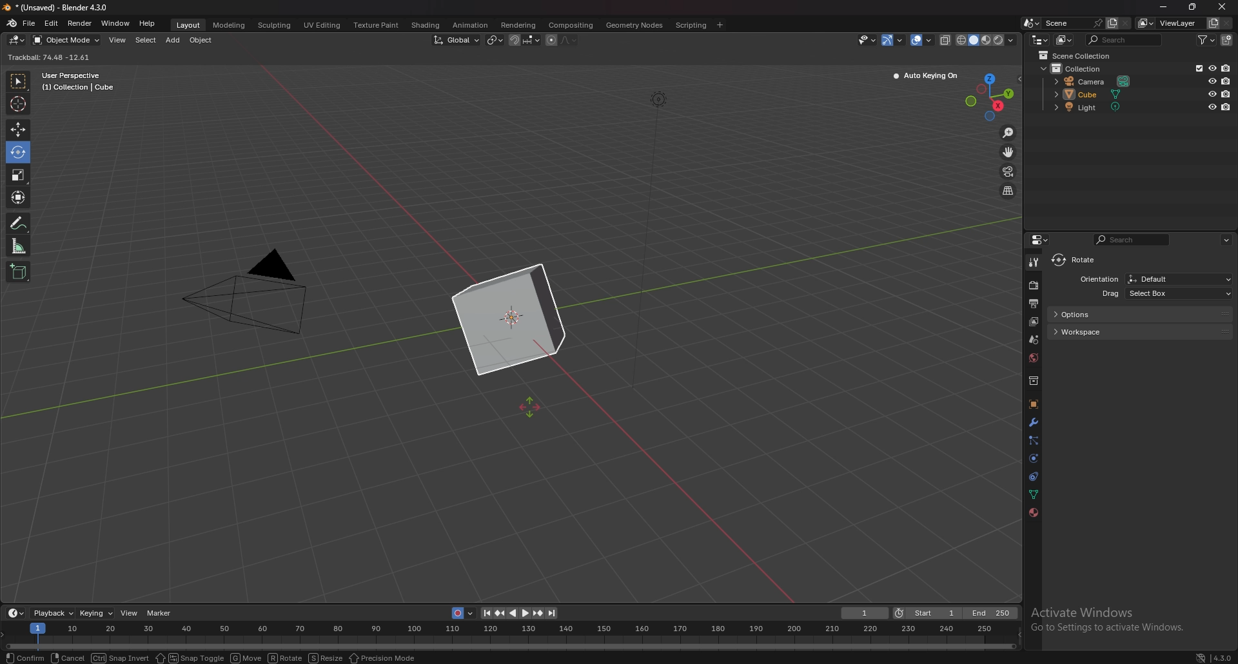 The height and width of the screenshot is (664, 1238). What do you see at coordinates (1034, 285) in the screenshot?
I see `render` at bounding box center [1034, 285].